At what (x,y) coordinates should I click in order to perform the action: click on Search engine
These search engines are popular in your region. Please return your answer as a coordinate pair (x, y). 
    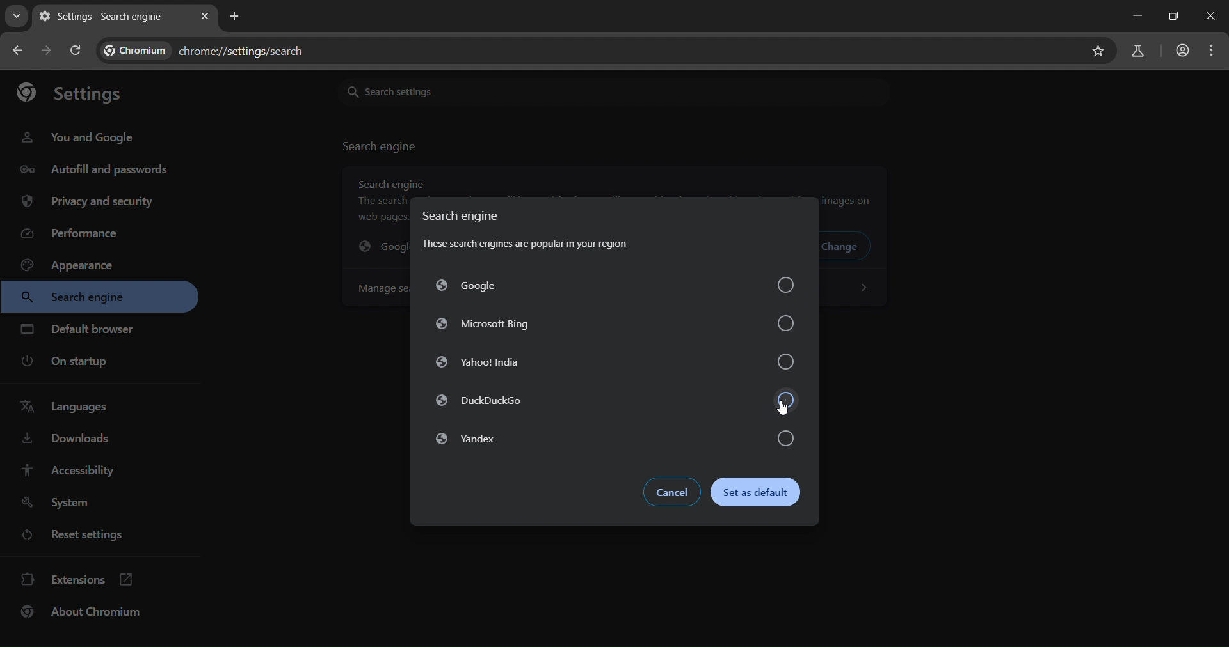
    Looking at the image, I should click on (550, 232).